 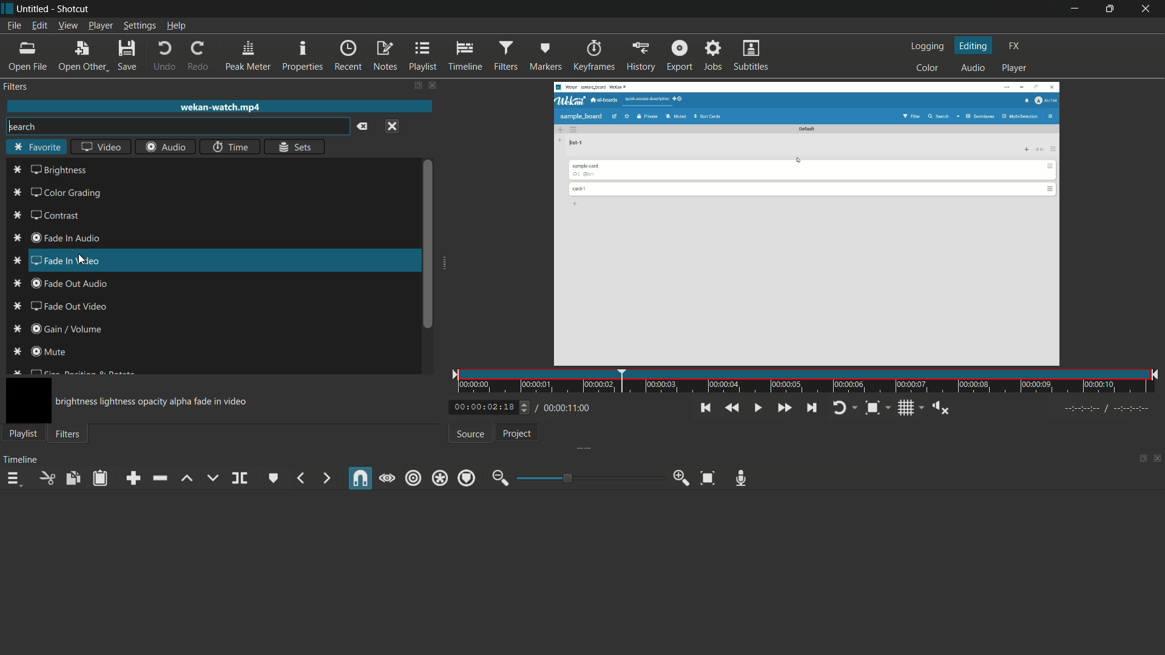 I want to click on quickly play forward, so click(x=784, y=408).